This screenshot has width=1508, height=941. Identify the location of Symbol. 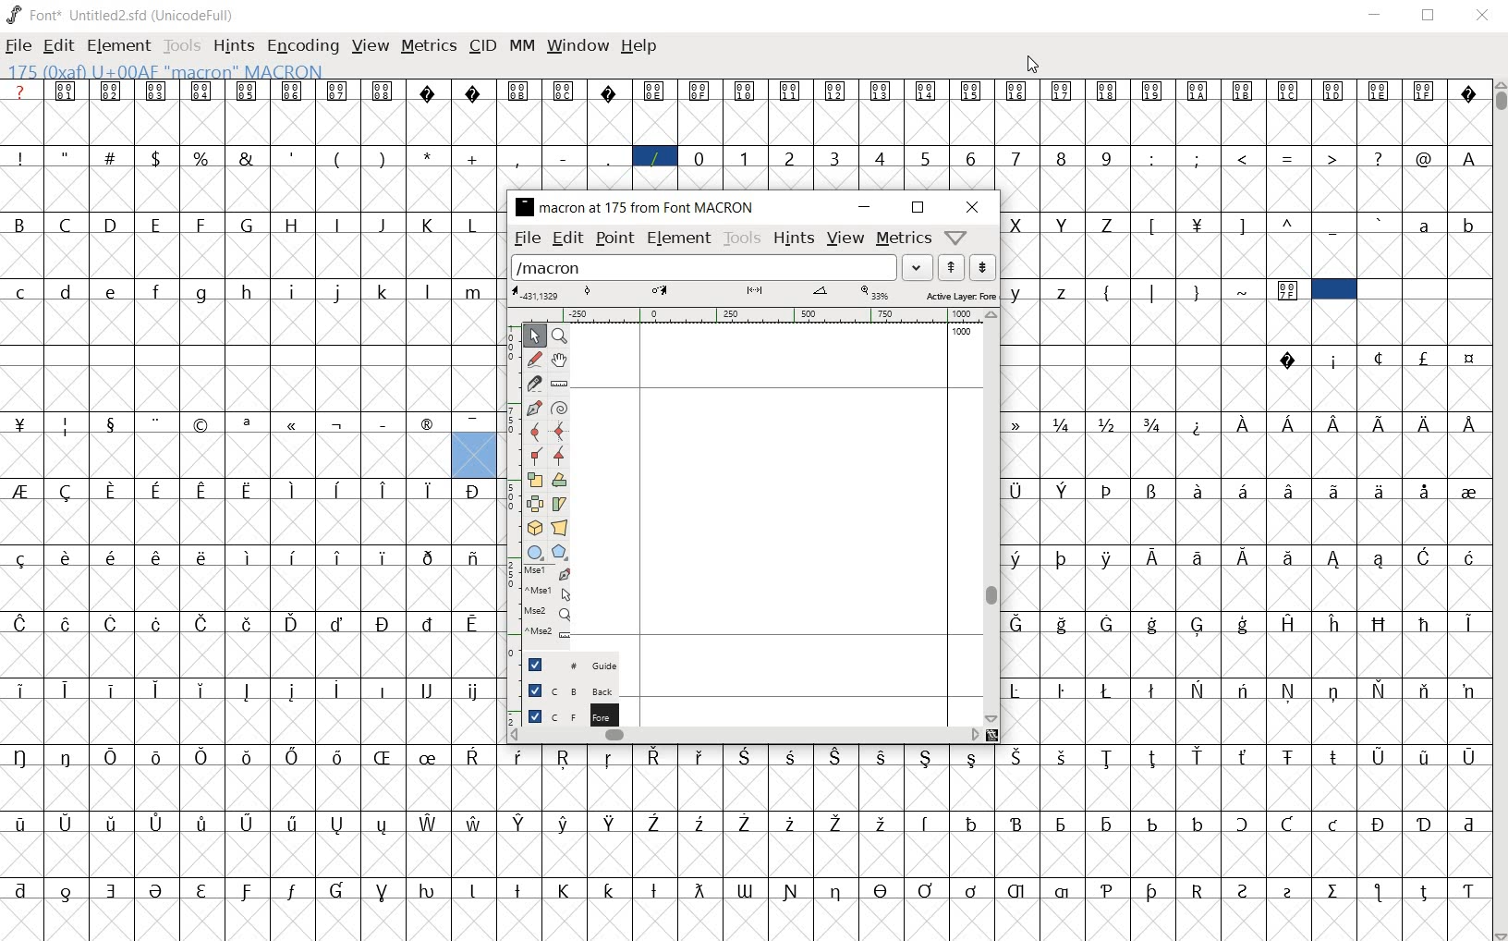
(339, 558).